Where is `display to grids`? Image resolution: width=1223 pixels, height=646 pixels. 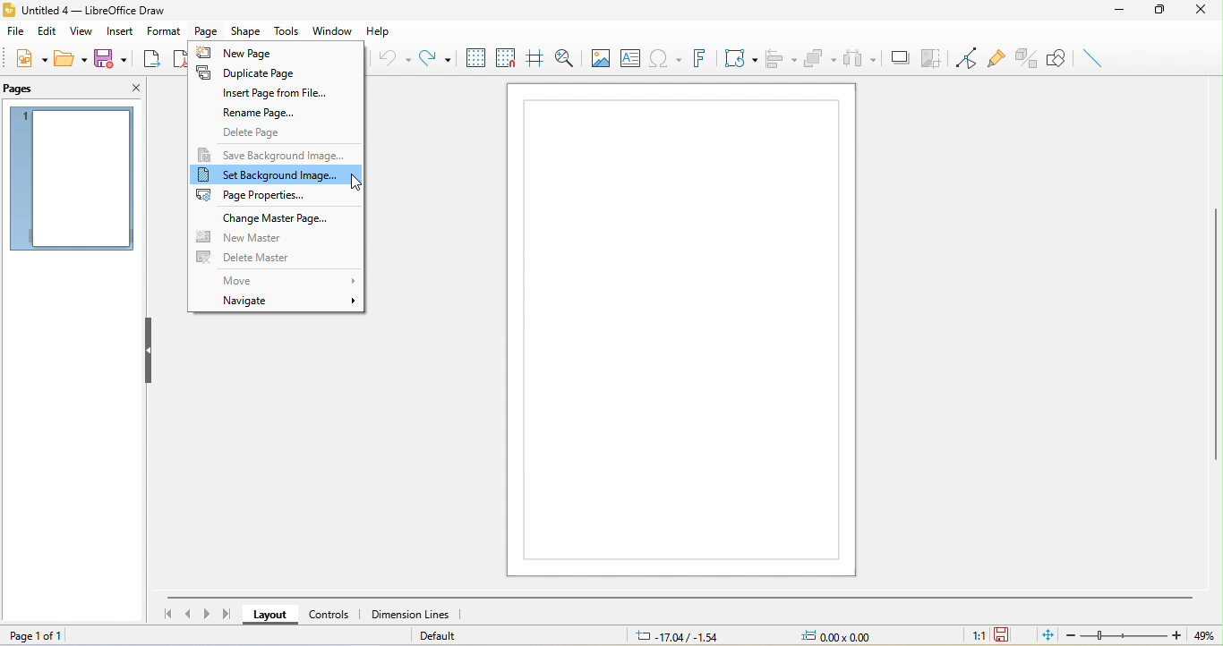 display to grids is located at coordinates (476, 57).